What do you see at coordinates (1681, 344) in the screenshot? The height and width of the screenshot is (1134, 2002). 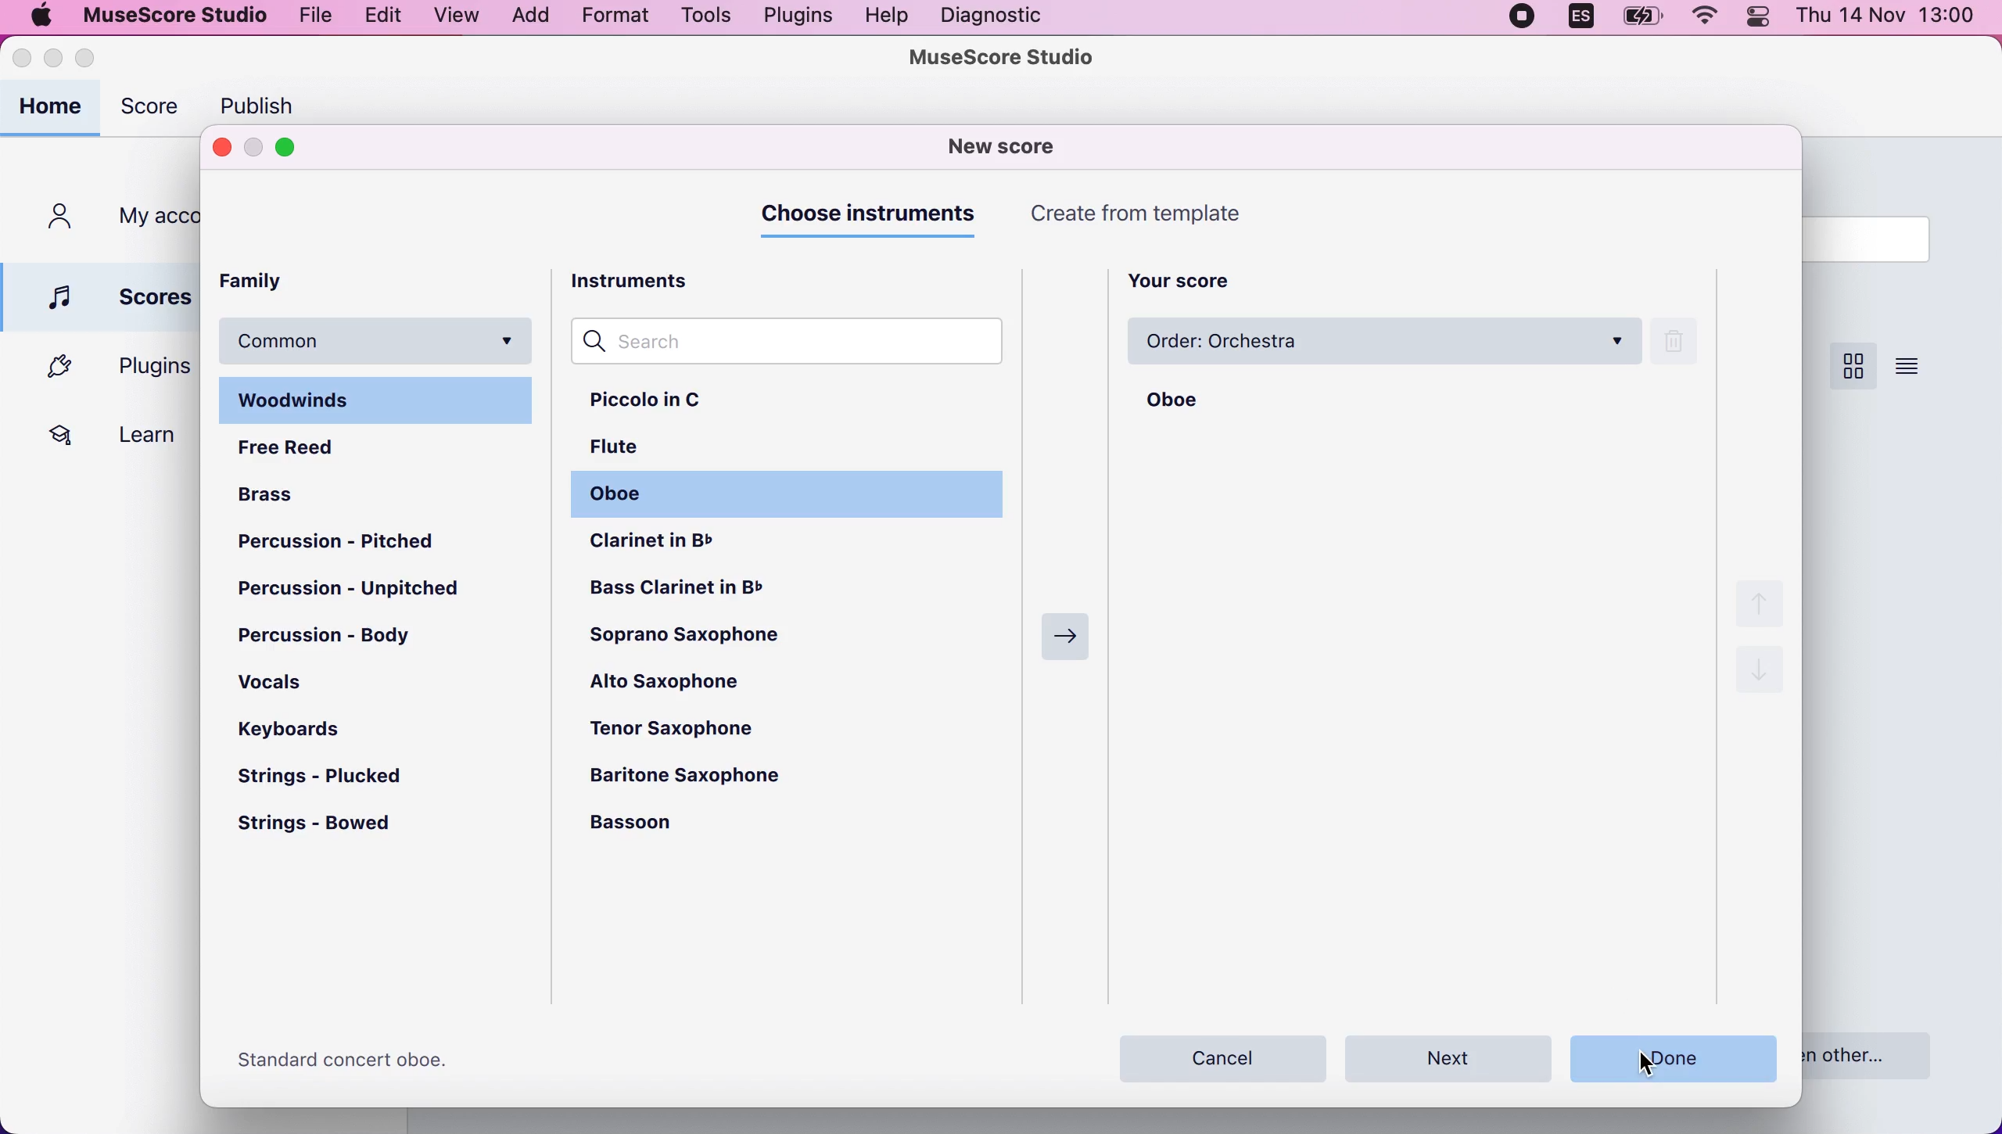 I see `remove` at bounding box center [1681, 344].